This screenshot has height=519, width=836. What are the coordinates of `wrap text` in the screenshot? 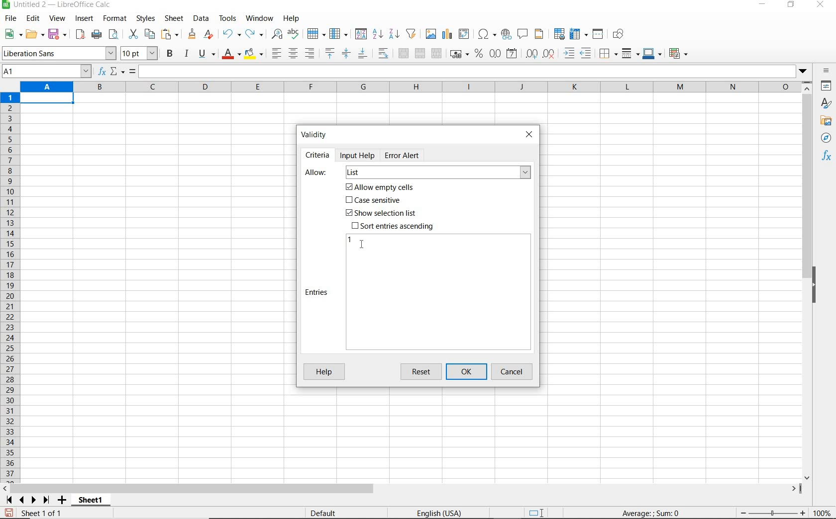 It's located at (385, 53).